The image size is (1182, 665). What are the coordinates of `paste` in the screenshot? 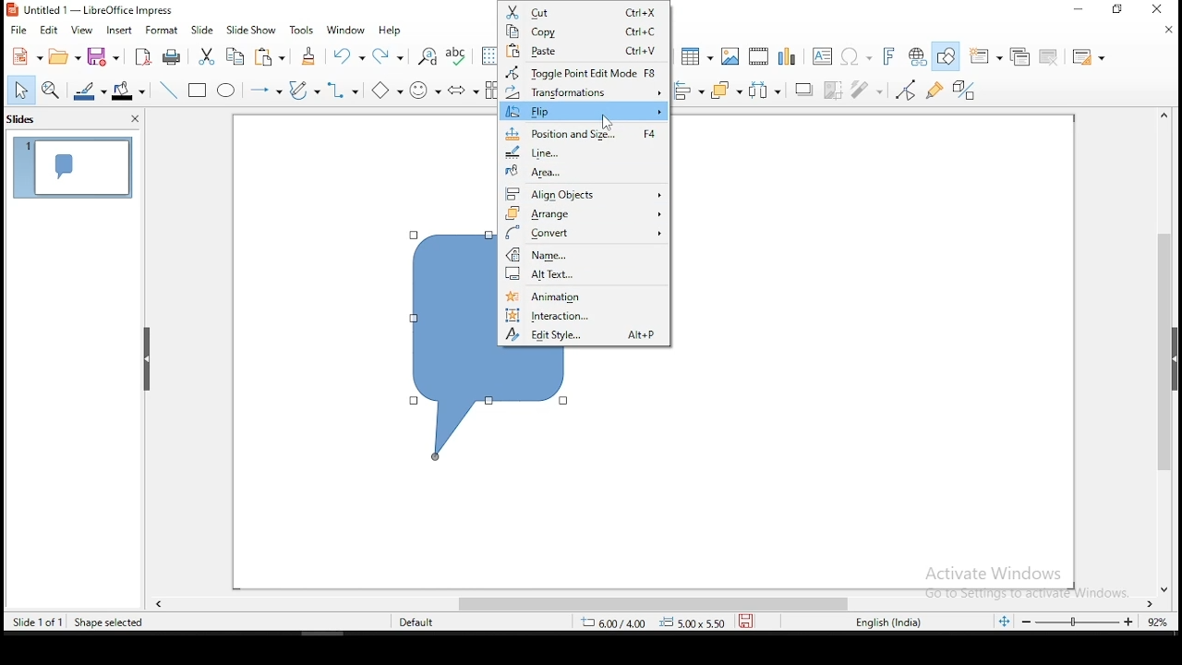 It's located at (271, 57).